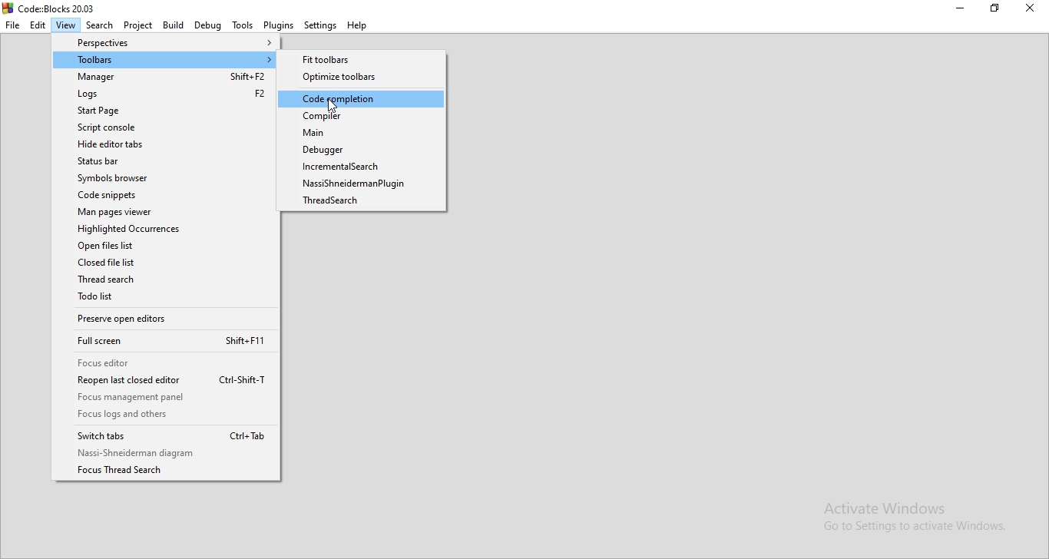 This screenshot has height=559, width=1049. I want to click on Hide editor tabs, so click(164, 145).